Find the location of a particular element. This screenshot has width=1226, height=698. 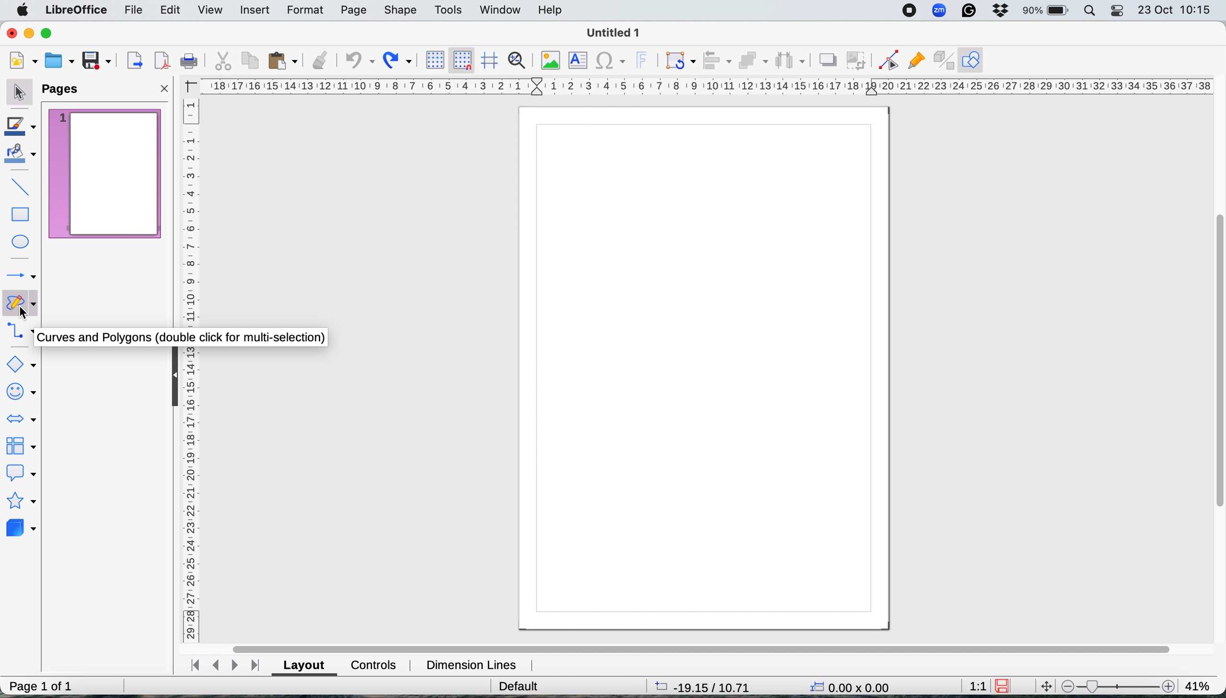

system logo is located at coordinates (23, 11).